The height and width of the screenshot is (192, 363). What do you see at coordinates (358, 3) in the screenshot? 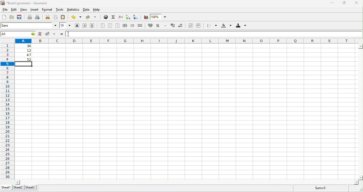
I see `close` at bounding box center [358, 3].